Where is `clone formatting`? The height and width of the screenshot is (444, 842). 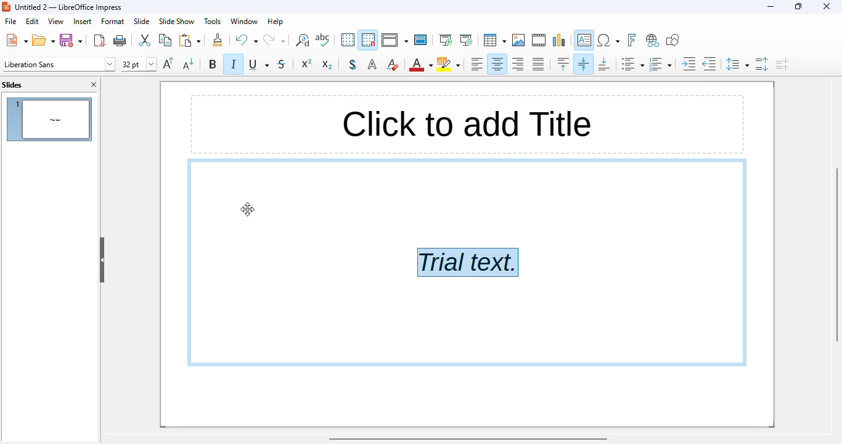
clone formatting is located at coordinates (218, 39).